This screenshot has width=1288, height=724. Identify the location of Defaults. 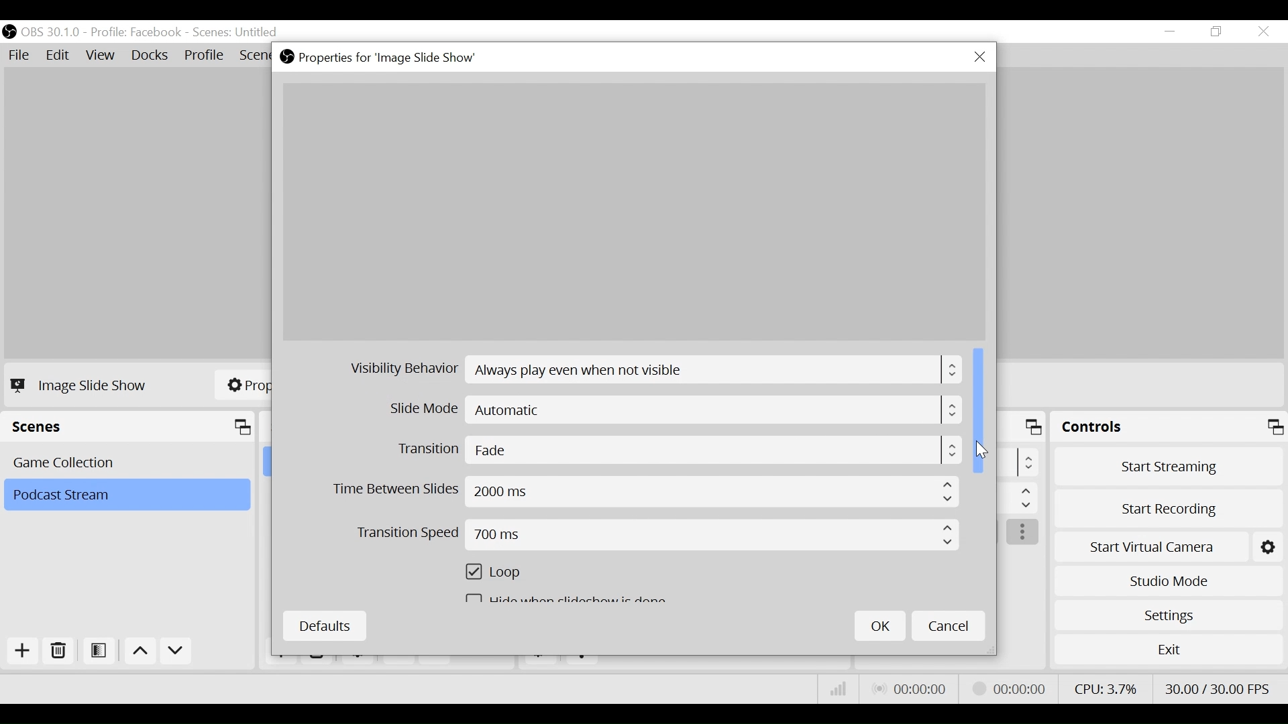
(324, 626).